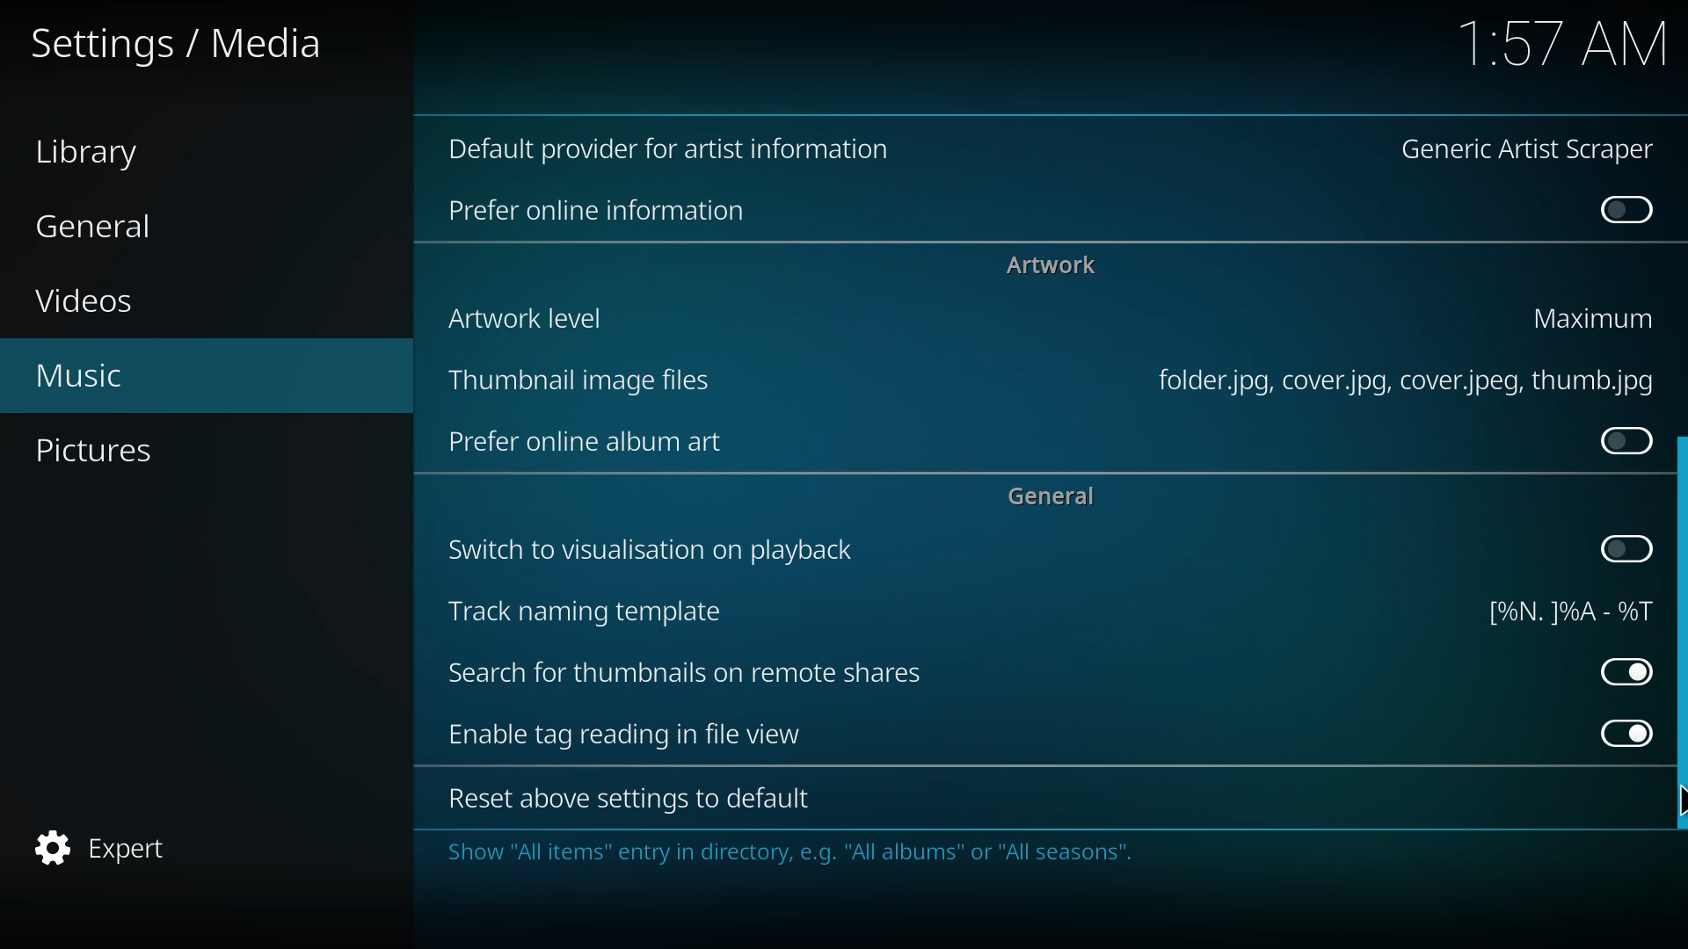 Image resolution: width=1688 pixels, height=949 pixels. I want to click on track naming template, so click(588, 612).